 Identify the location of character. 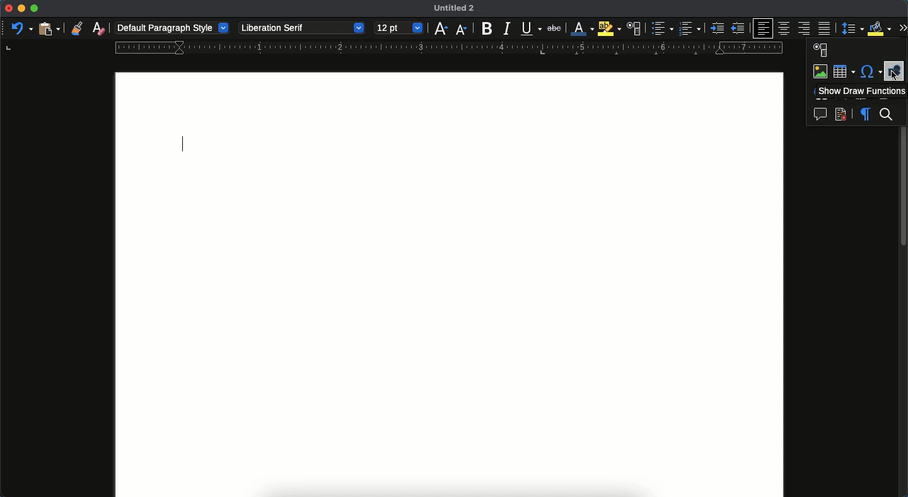
(821, 50).